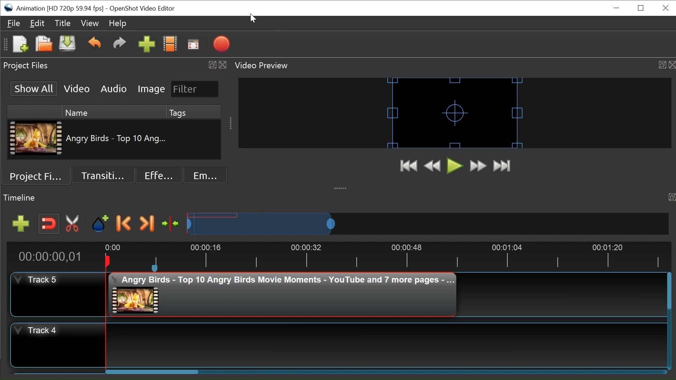  I want to click on Choose Profile, so click(171, 45).